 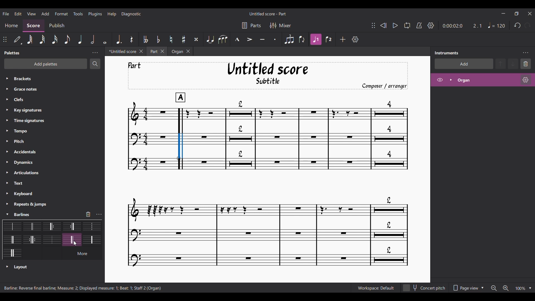 I want to click on Change toolbar position, so click(x=373, y=25).